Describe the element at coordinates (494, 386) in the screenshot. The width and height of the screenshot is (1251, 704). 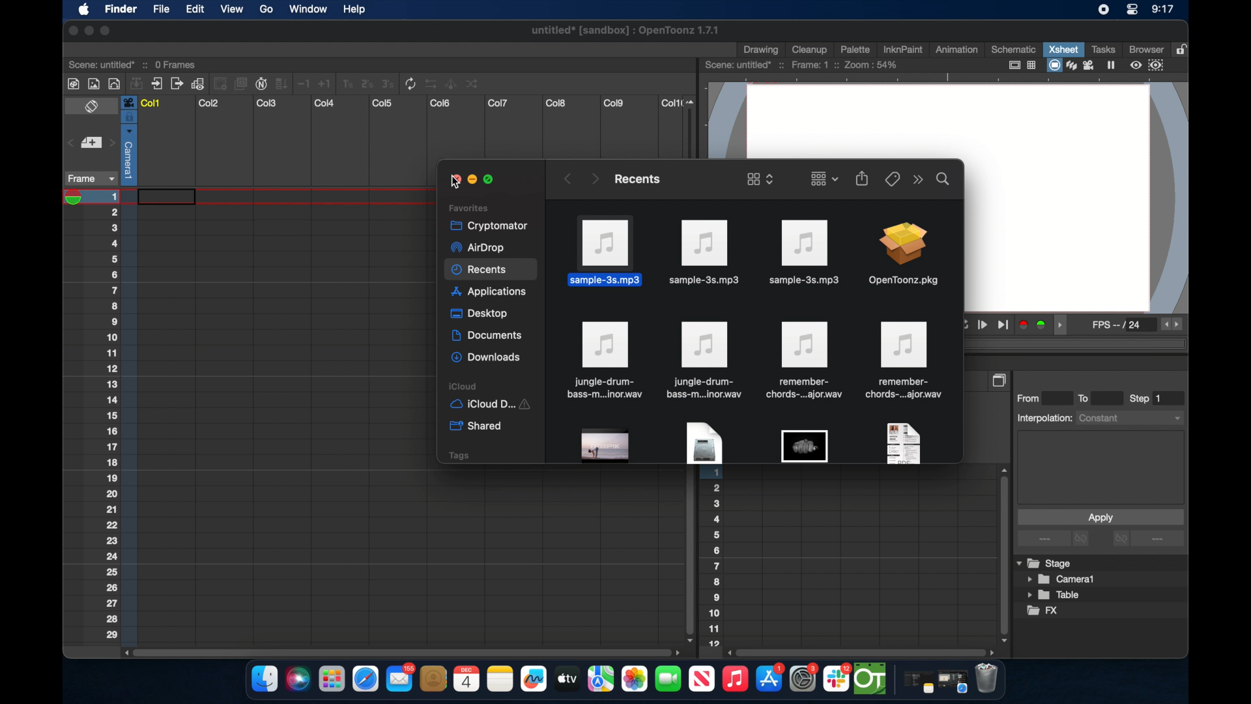
I see `icloud` at that location.